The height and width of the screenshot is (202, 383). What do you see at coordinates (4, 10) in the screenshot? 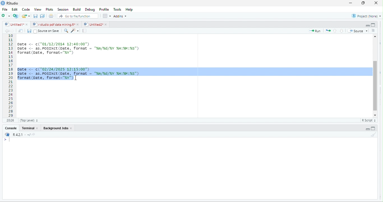
I see `File` at bounding box center [4, 10].